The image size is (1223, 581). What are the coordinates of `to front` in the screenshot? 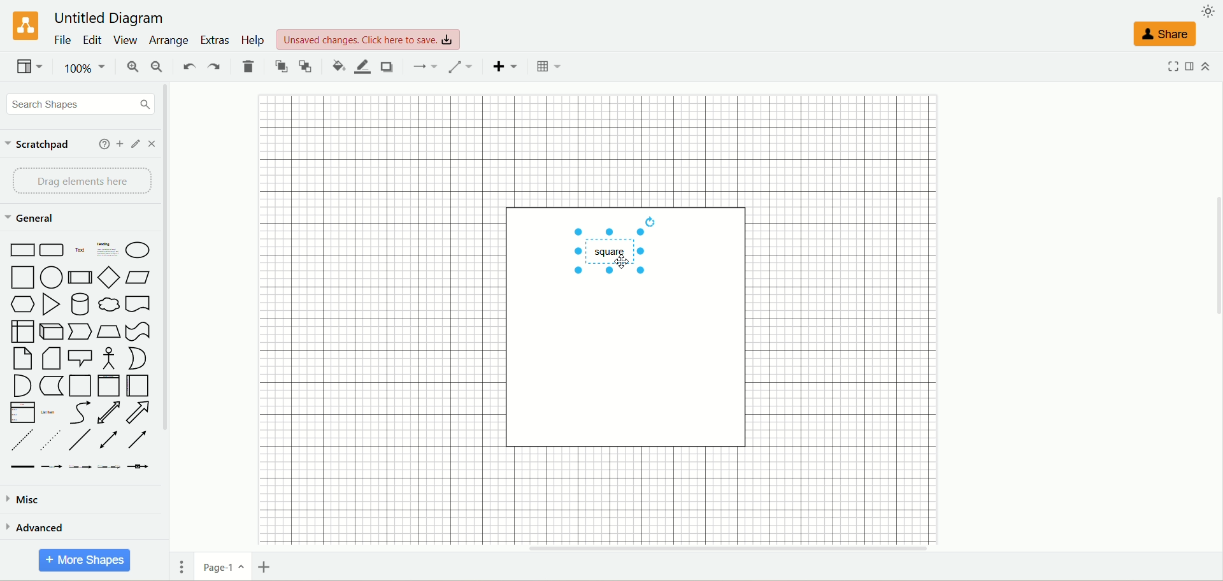 It's located at (282, 66).